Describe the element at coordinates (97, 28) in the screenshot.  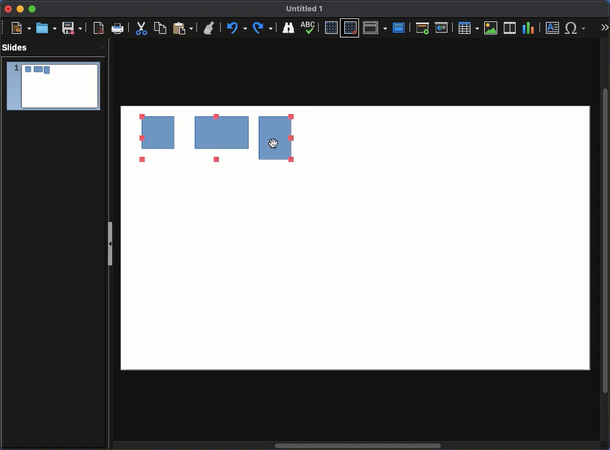
I see `Export directly as PDF` at that location.